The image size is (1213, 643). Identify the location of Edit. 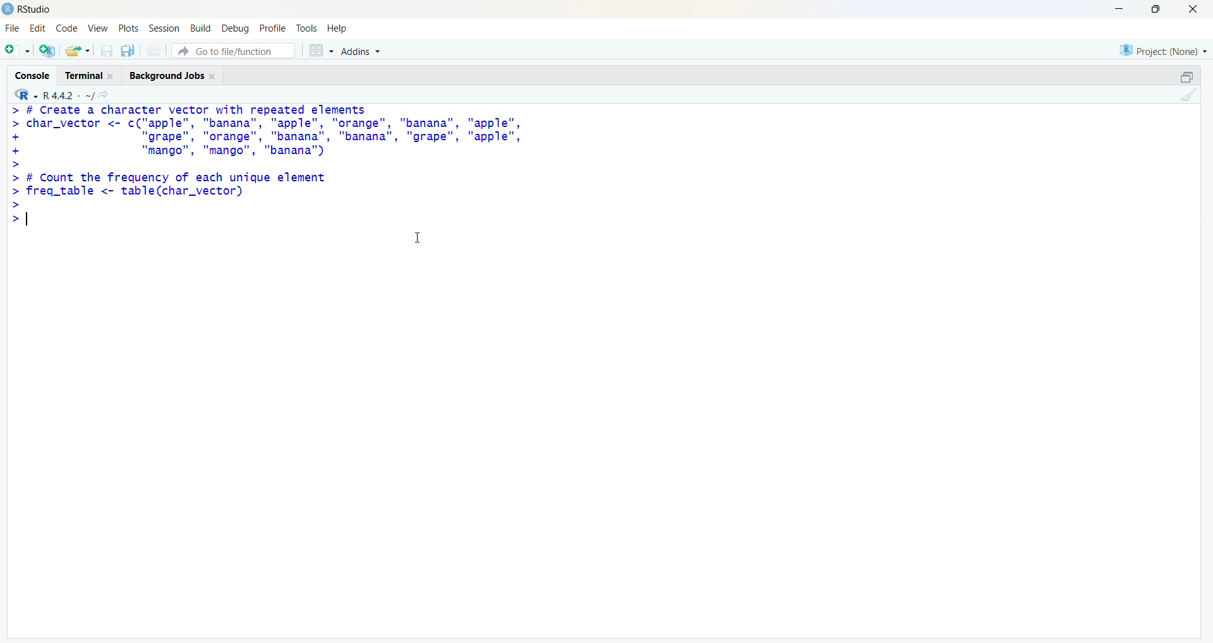
(37, 28).